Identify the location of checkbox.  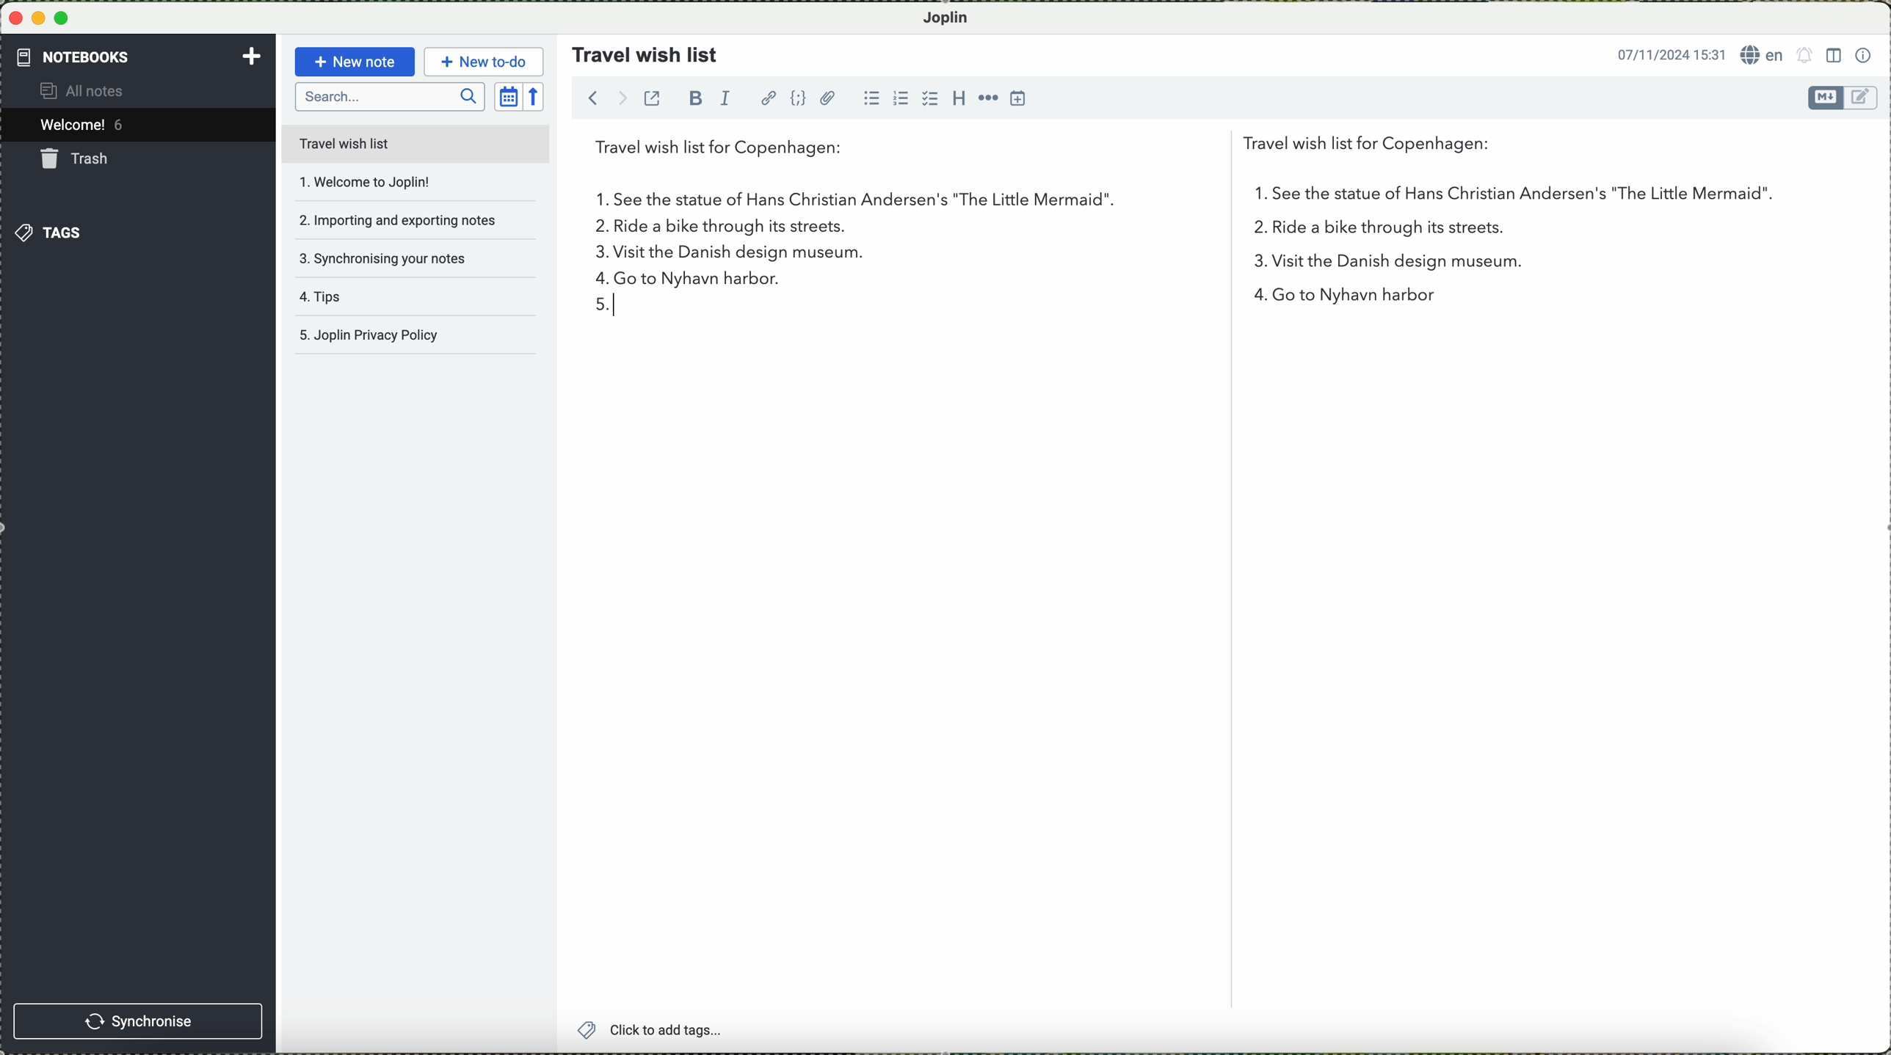
(928, 98).